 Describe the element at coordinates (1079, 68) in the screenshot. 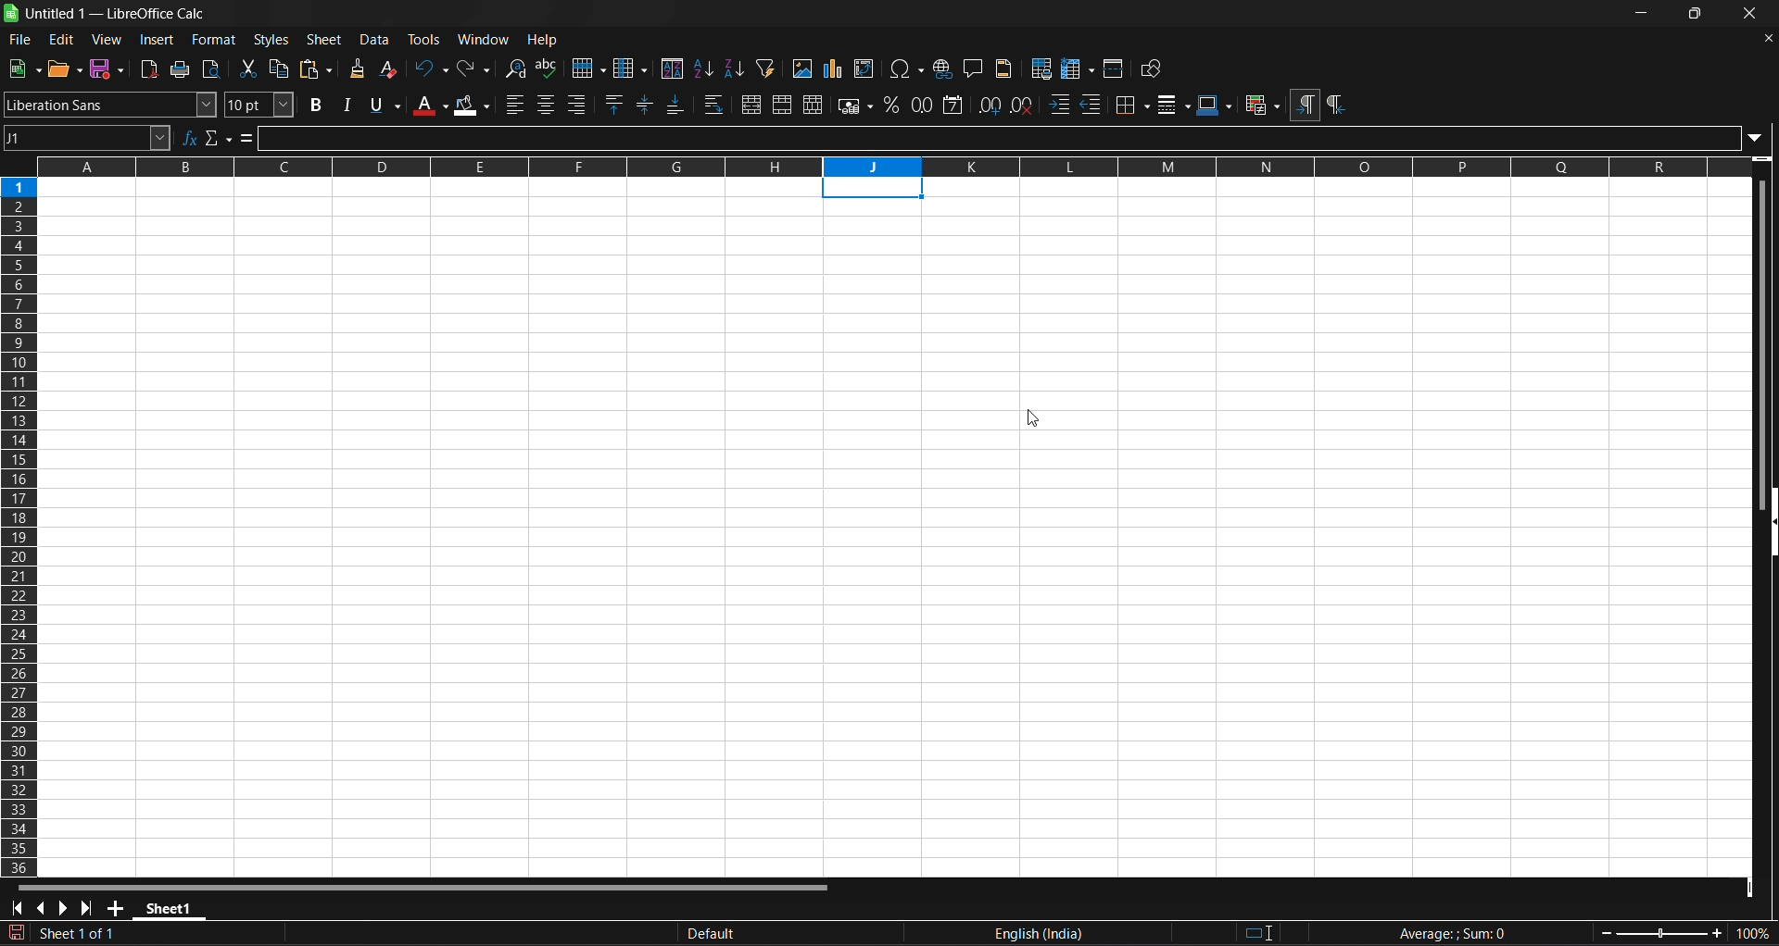

I see `freeze rows and columns` at that location.